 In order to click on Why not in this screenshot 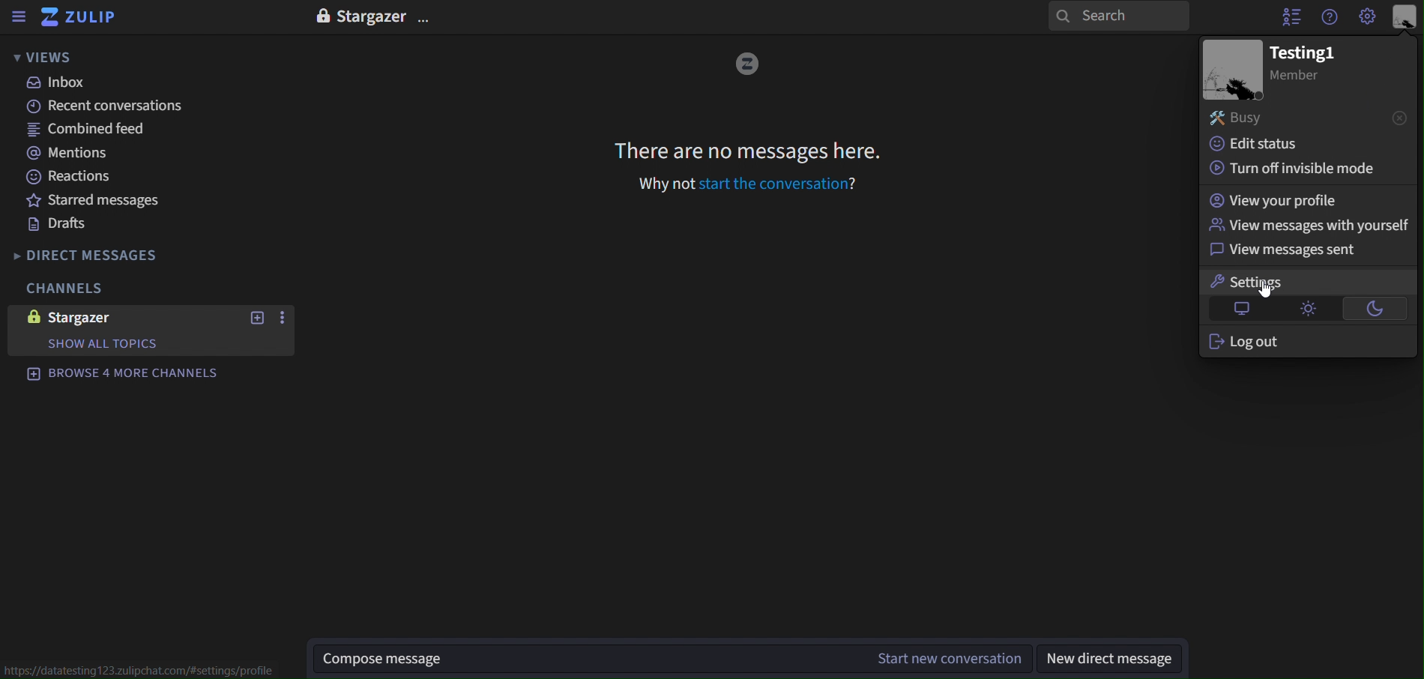, I will do `click(663, 184)`.